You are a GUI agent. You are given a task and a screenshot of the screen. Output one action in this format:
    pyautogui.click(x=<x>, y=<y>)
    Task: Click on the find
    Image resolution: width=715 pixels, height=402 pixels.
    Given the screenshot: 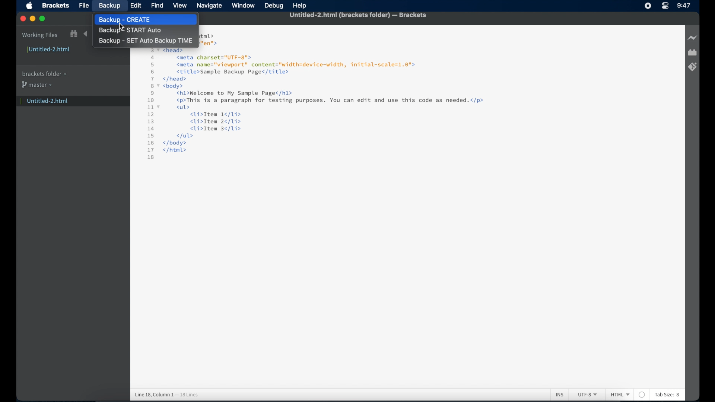 What is the action you would take?
    pyautogui.click(x=158, y=6)
    